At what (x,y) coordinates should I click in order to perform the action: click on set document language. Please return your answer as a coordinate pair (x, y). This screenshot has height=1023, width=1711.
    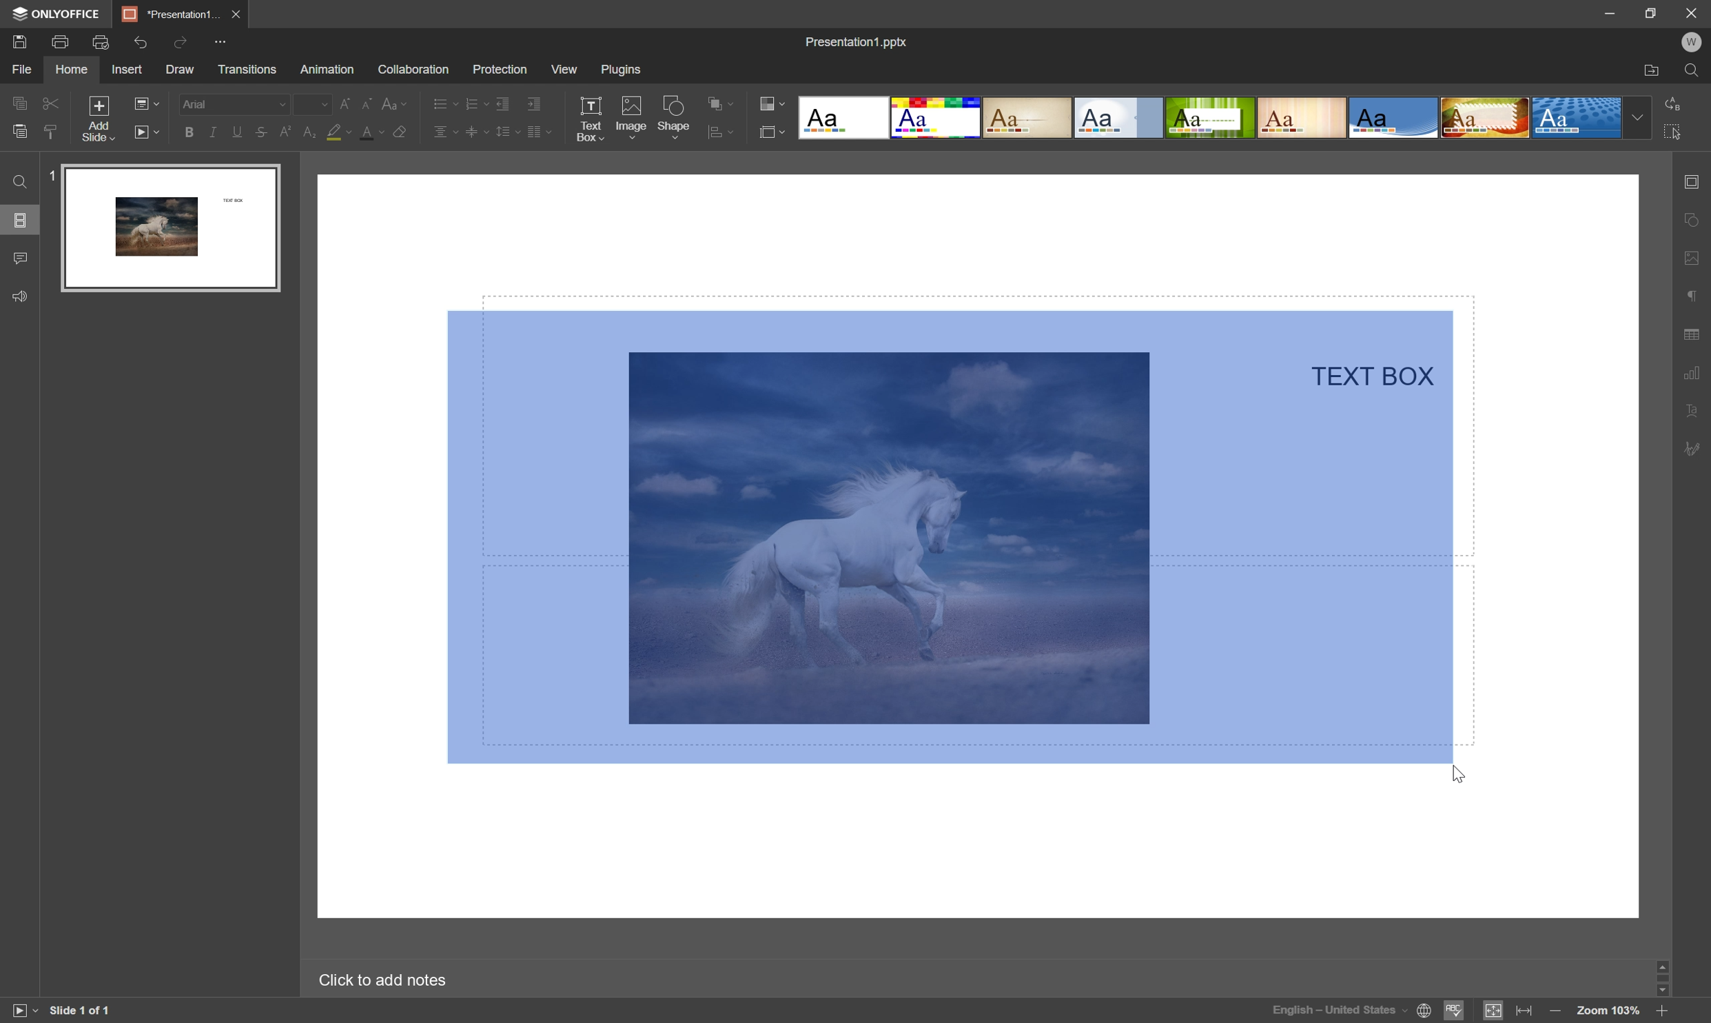
    Looking at the image, I should click on (1353, 1010).